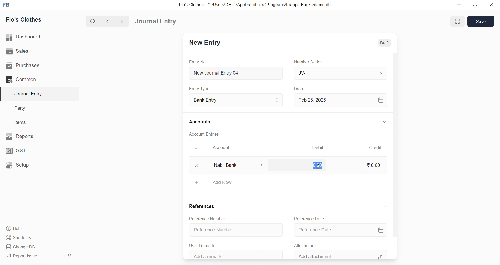  What do you see at coordinates (340, 254) in the screenshot?
I see `Add attachment` at bounding box center [340, 254].